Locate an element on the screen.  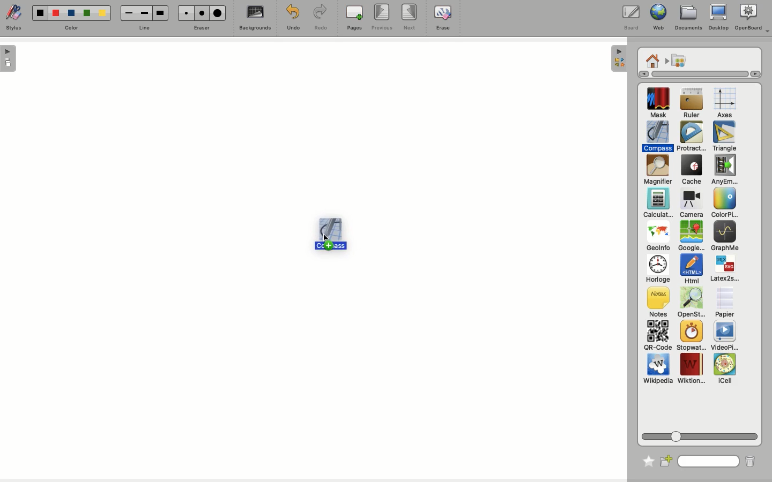
Cache is located at coordinates (690, 171).